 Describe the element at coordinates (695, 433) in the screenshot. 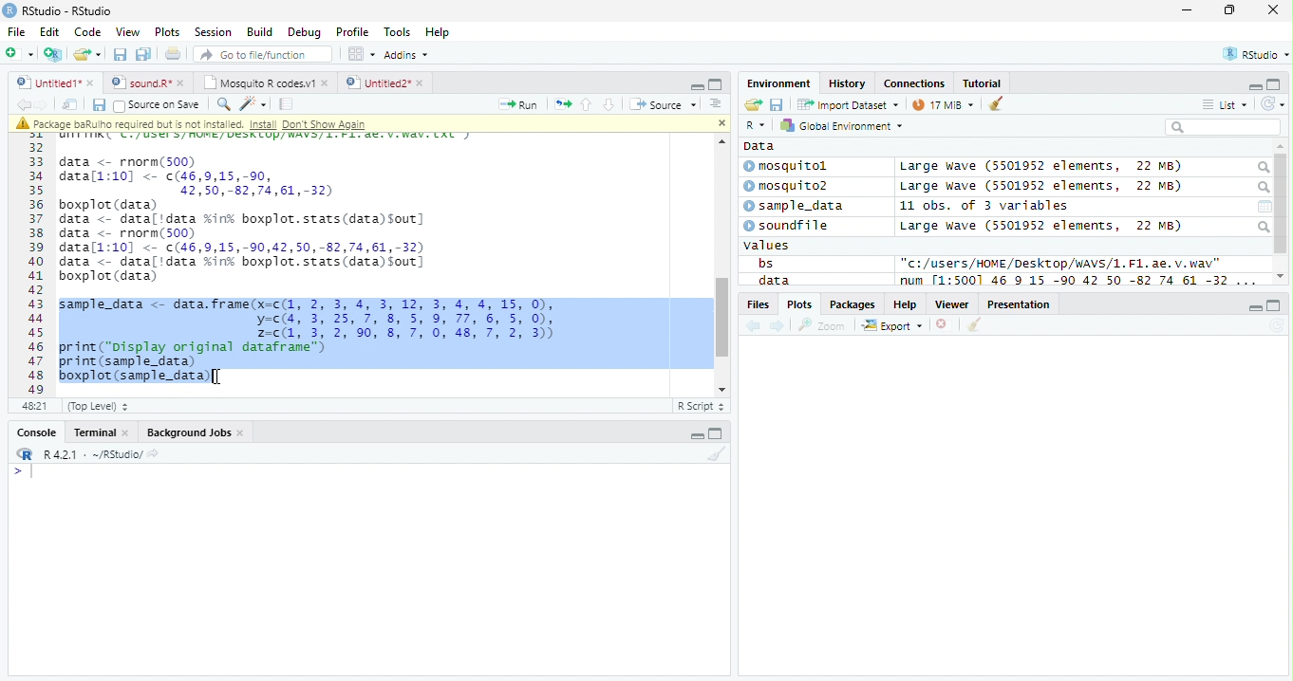

I see `minimize` at that location.